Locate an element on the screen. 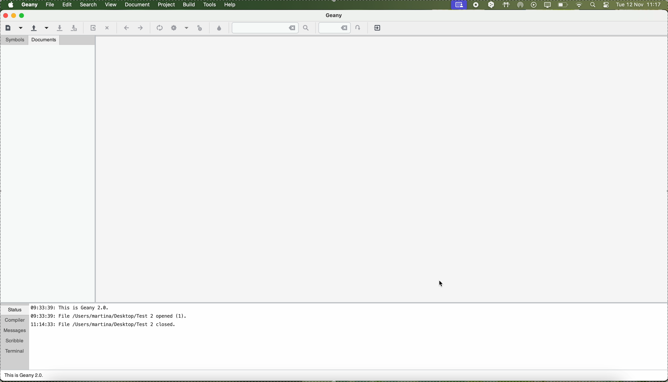 The width and height of the screenshot is (668, 382). find the entered text in the current file is located at coordinates (271, 28).